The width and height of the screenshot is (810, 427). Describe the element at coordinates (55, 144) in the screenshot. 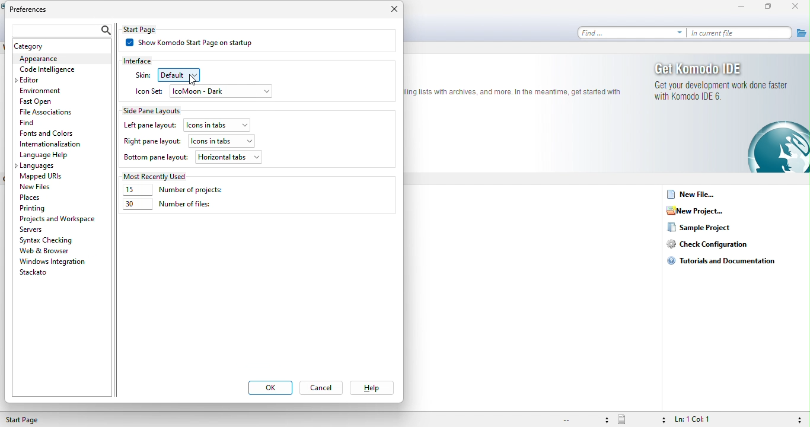

I see `internationalization` at that location.